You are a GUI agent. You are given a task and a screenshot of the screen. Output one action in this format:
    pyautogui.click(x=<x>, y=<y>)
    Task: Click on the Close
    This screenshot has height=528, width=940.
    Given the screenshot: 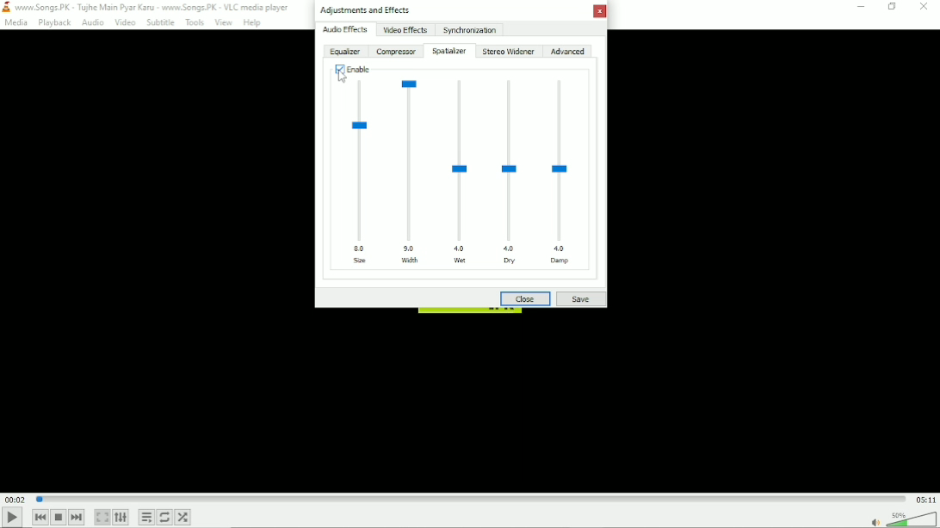 What is the action you would take?
    pyautogui.click(x=597, y=12)
    